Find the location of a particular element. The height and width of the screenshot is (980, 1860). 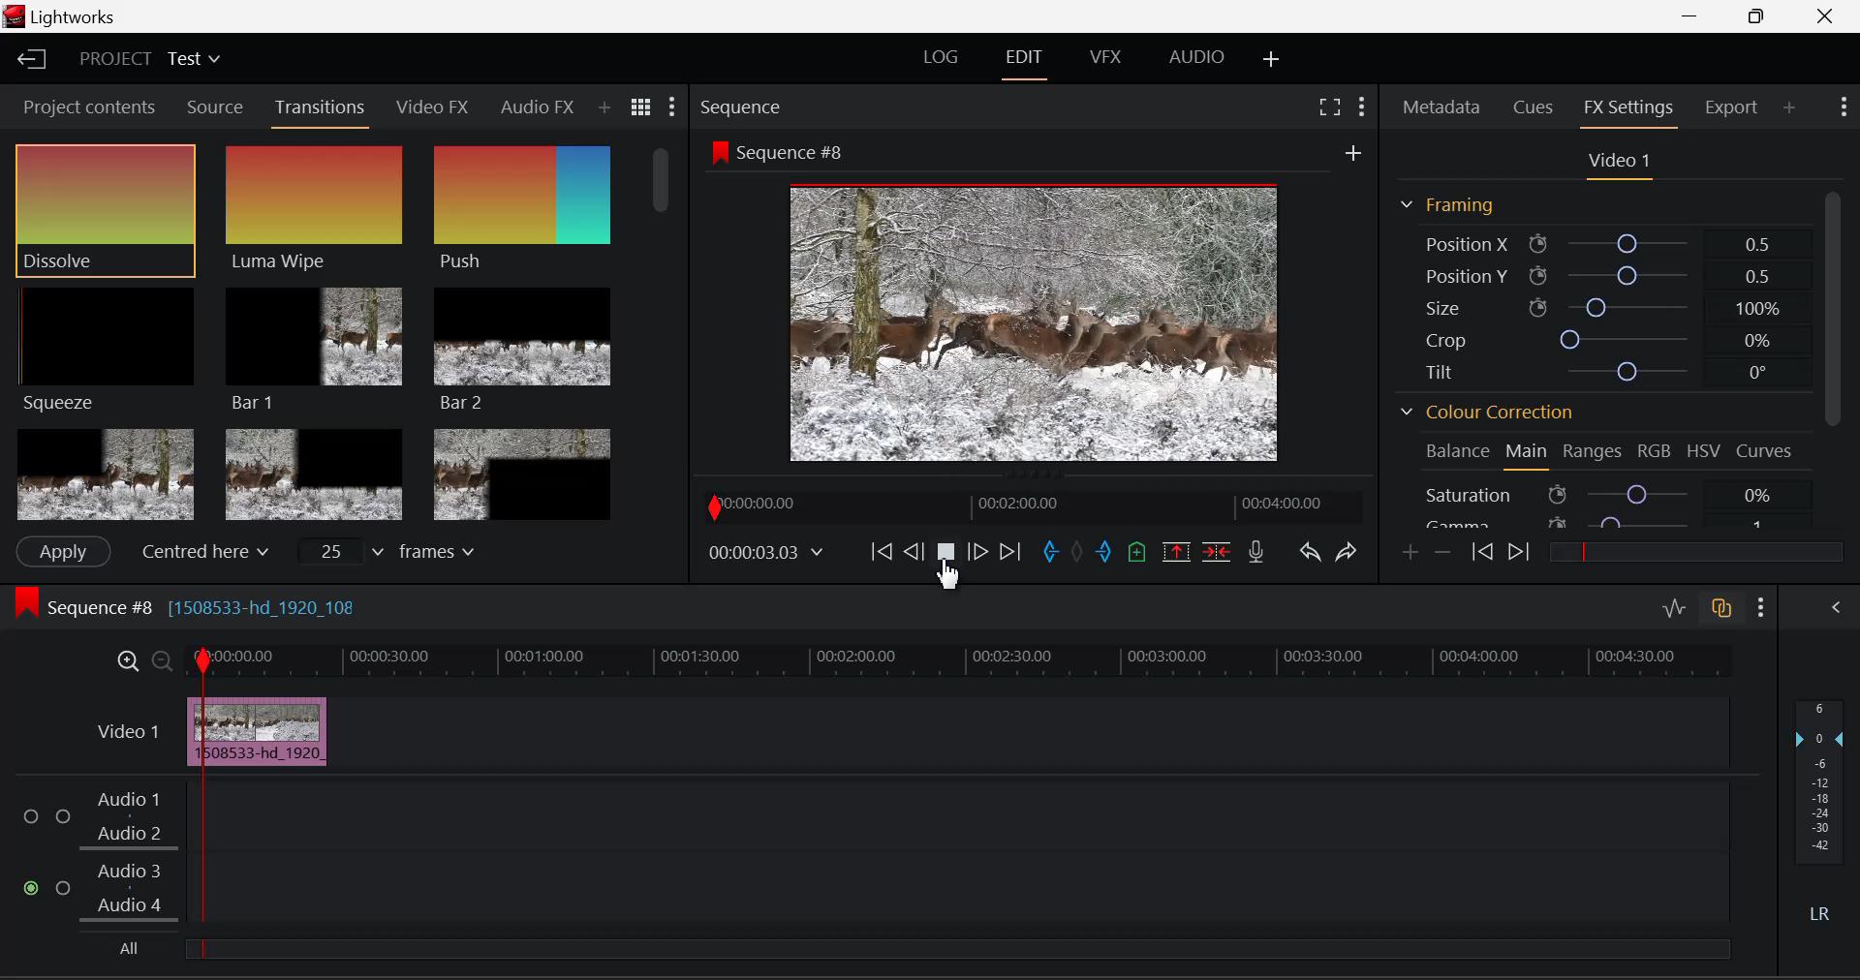

Tilt is located at coordinates (1593, 370).